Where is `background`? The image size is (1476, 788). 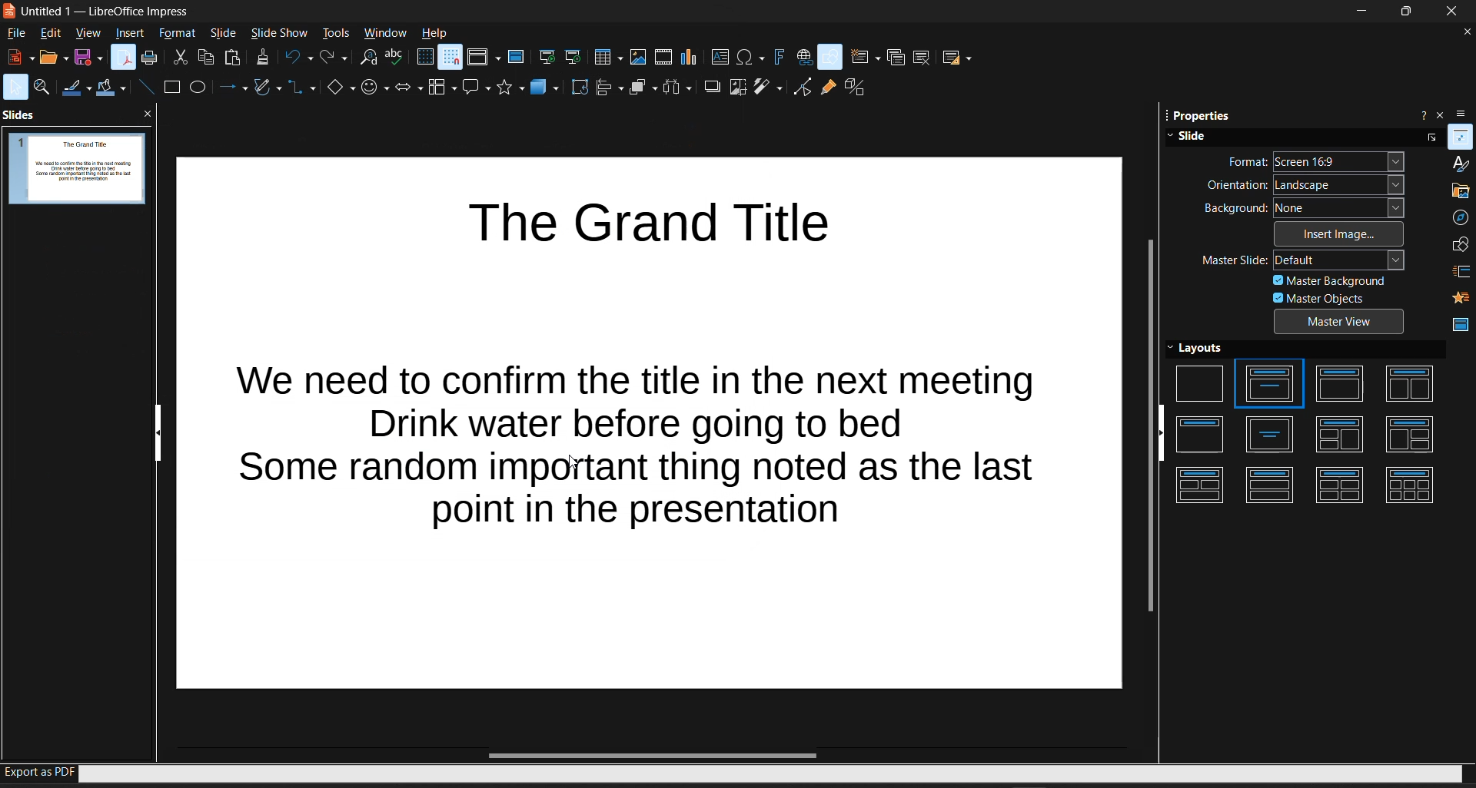 background is located at coordinates (1305, 207).